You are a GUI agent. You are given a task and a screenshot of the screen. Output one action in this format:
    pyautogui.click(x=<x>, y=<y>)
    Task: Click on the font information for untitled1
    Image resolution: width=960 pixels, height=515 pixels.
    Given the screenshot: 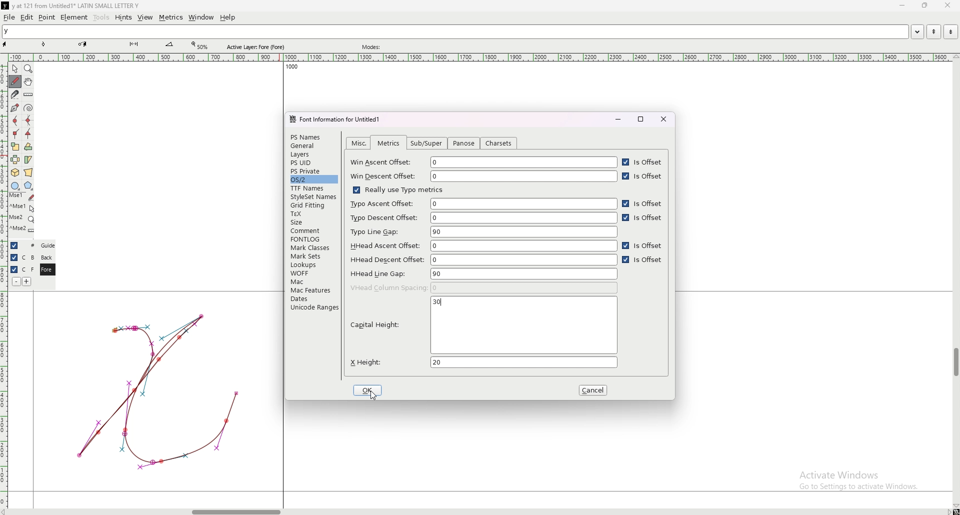 What is the action you would take?
    pyautogui.click(x=338, y=119)
    